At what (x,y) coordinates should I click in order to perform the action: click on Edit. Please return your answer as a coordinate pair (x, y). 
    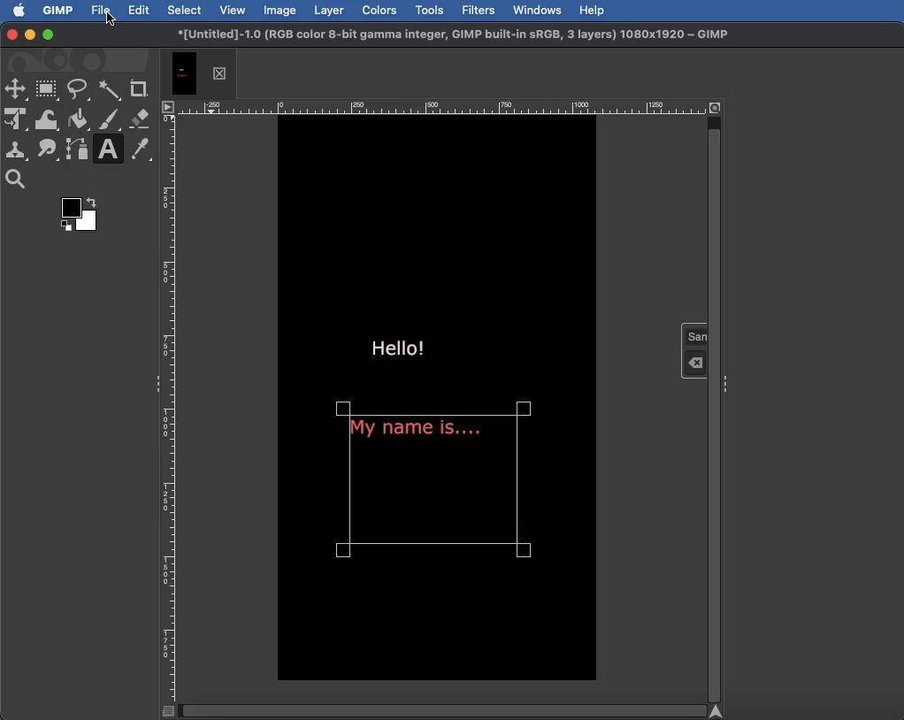
    Looking at the image, I should click on (140, 10).